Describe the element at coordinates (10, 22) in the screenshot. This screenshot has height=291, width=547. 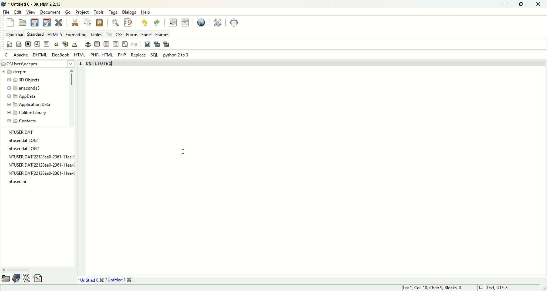
I see `new` at that location.